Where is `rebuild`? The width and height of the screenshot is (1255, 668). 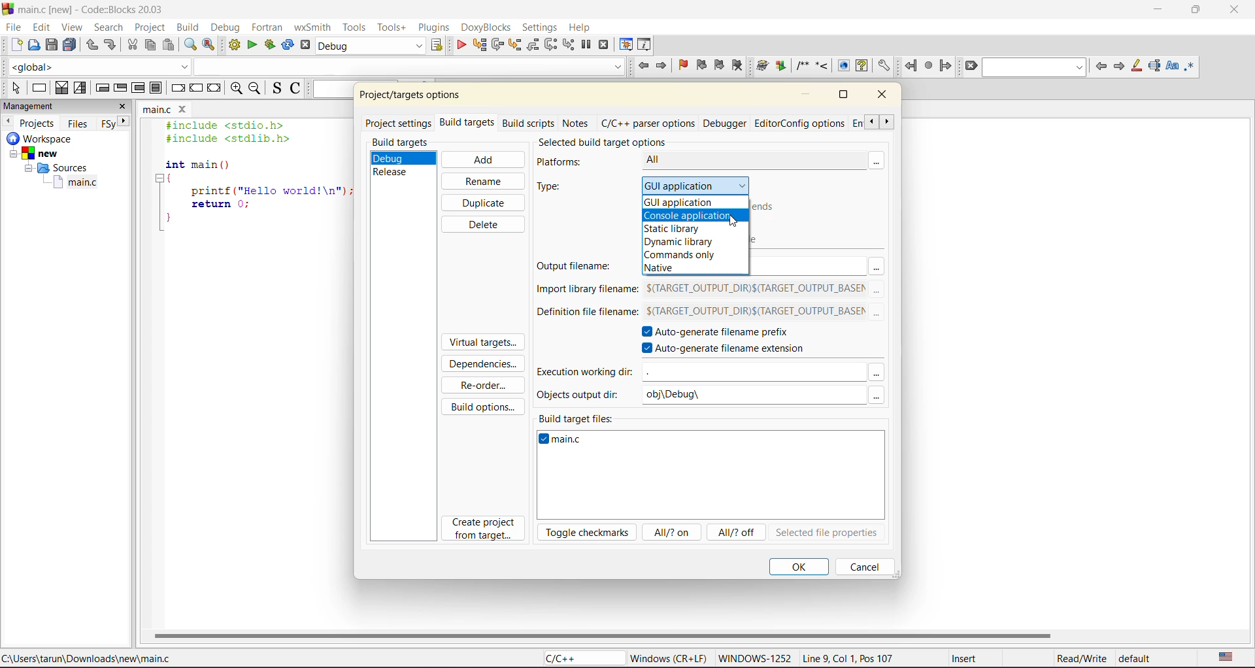 rebuild is located at coordinates (286, 45).